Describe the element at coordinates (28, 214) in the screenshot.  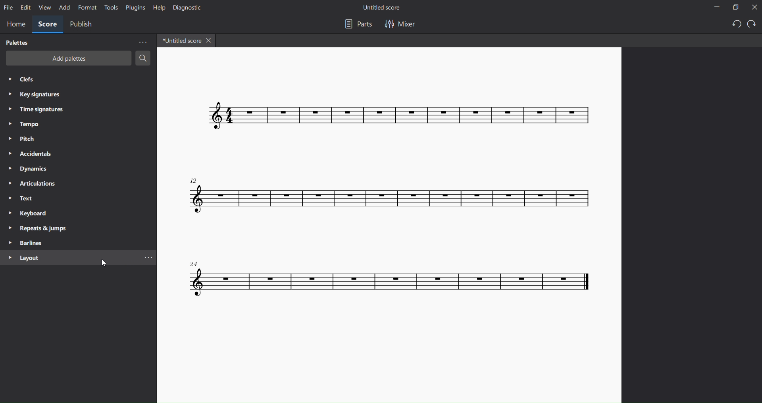
I see `keyboard` at that location.